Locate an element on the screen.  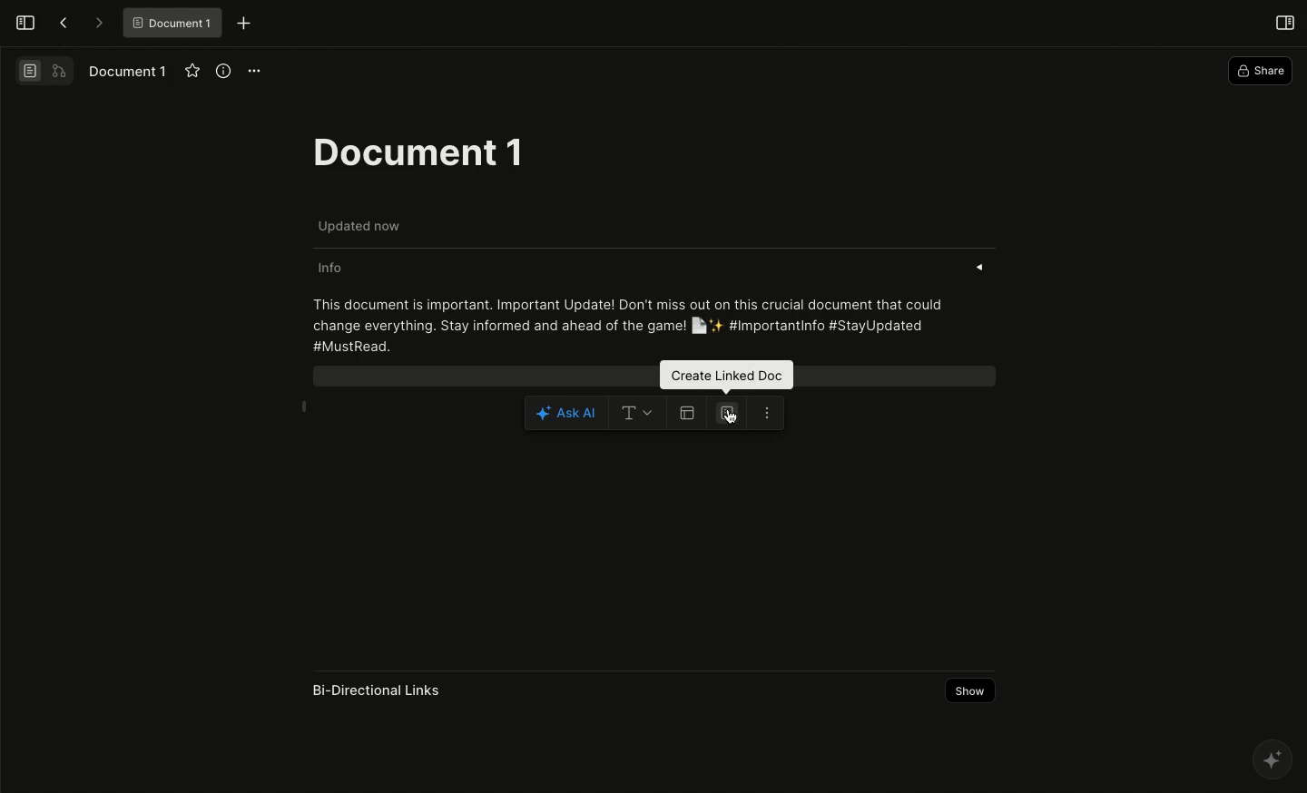
® Document 1 is located at coordinates (172, 23).